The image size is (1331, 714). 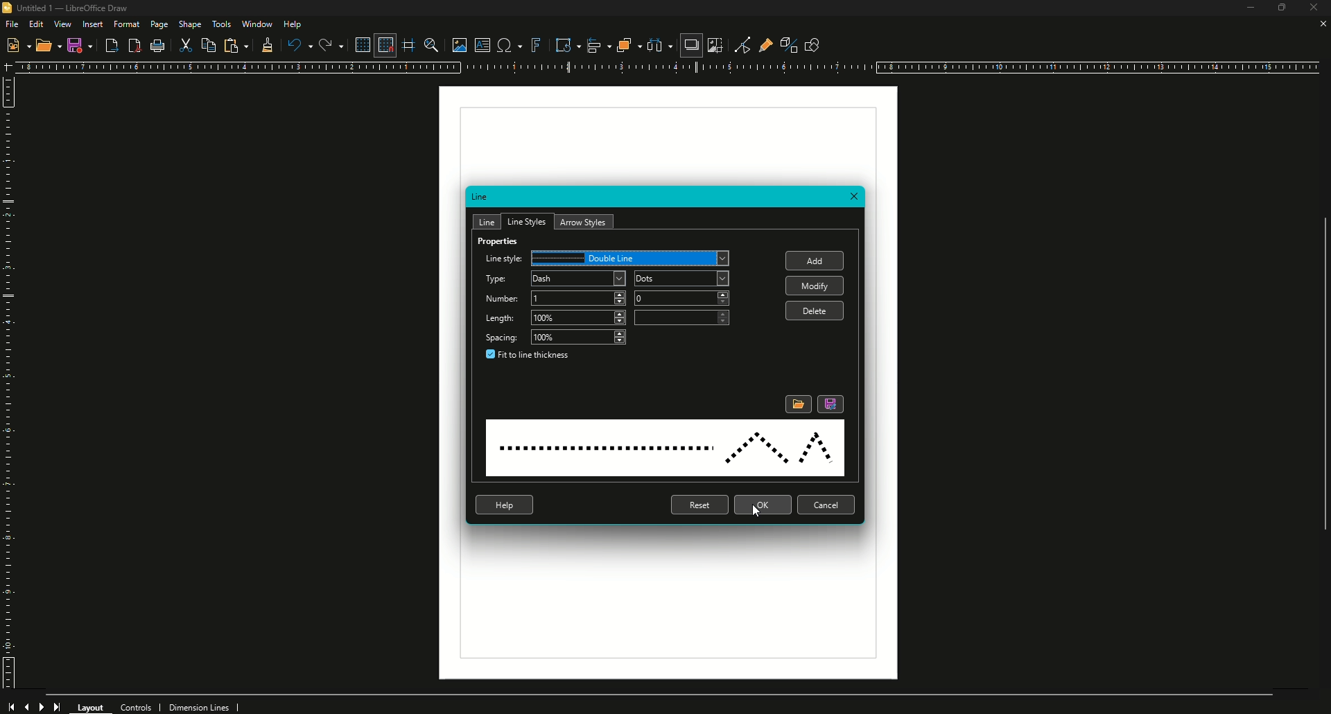 I want to click on Line, so click(x=481, y=198).